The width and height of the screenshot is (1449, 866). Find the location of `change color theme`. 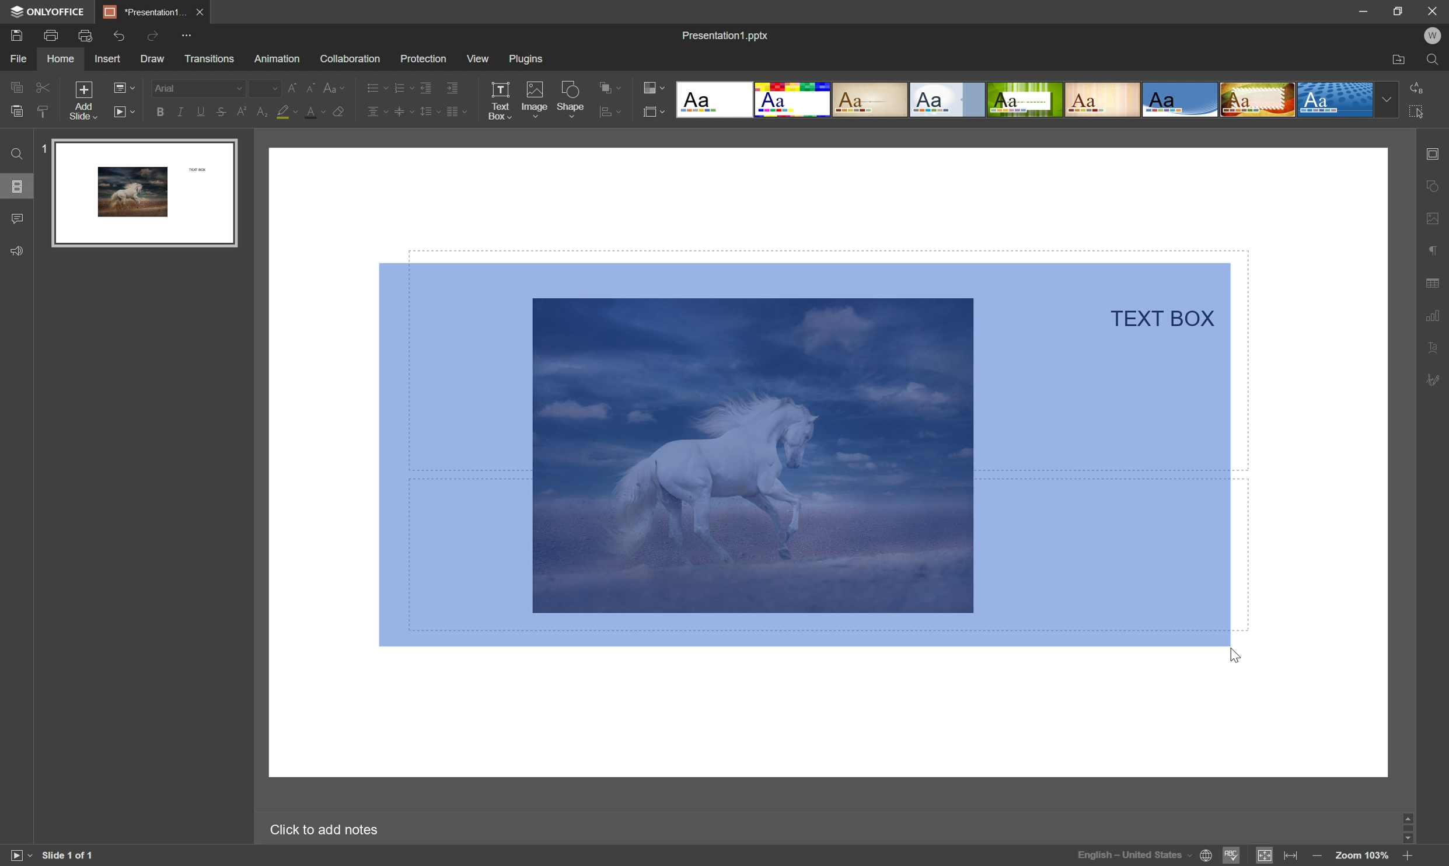

change color theme is located at coordinates (657, 86).